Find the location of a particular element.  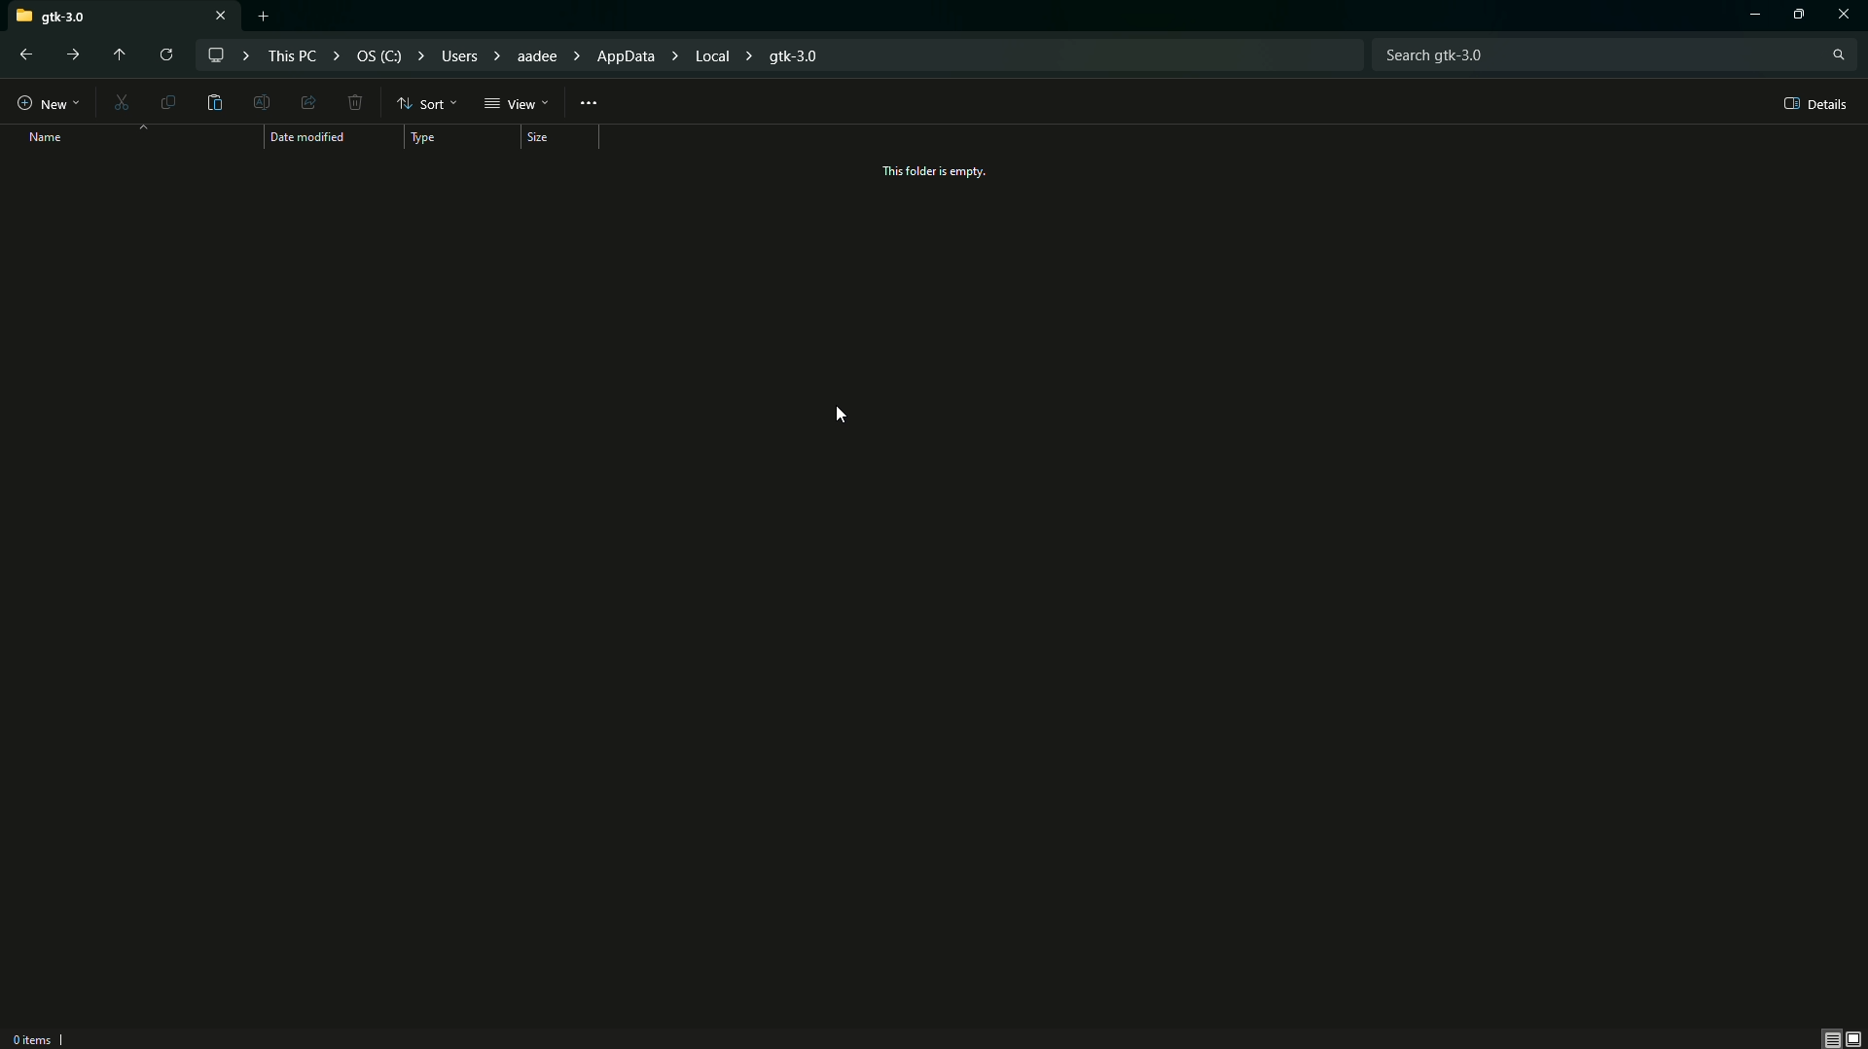

Copy is located at coordinates (168, 102).